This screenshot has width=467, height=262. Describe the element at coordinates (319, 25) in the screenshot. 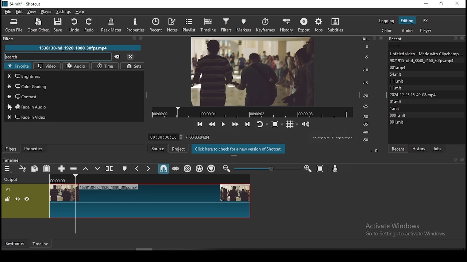

I see `jobs` at that location.